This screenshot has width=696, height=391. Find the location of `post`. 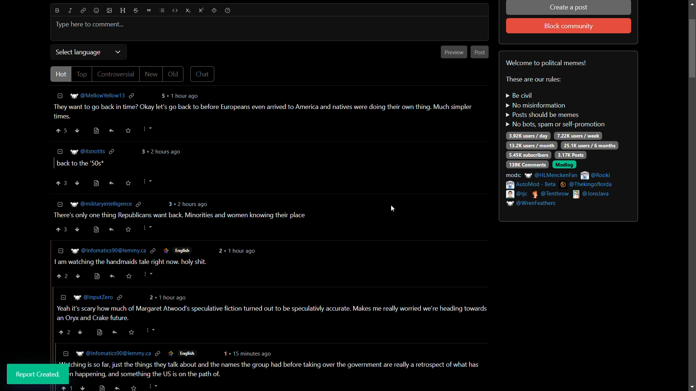

post is located at coordinates (480, 52).